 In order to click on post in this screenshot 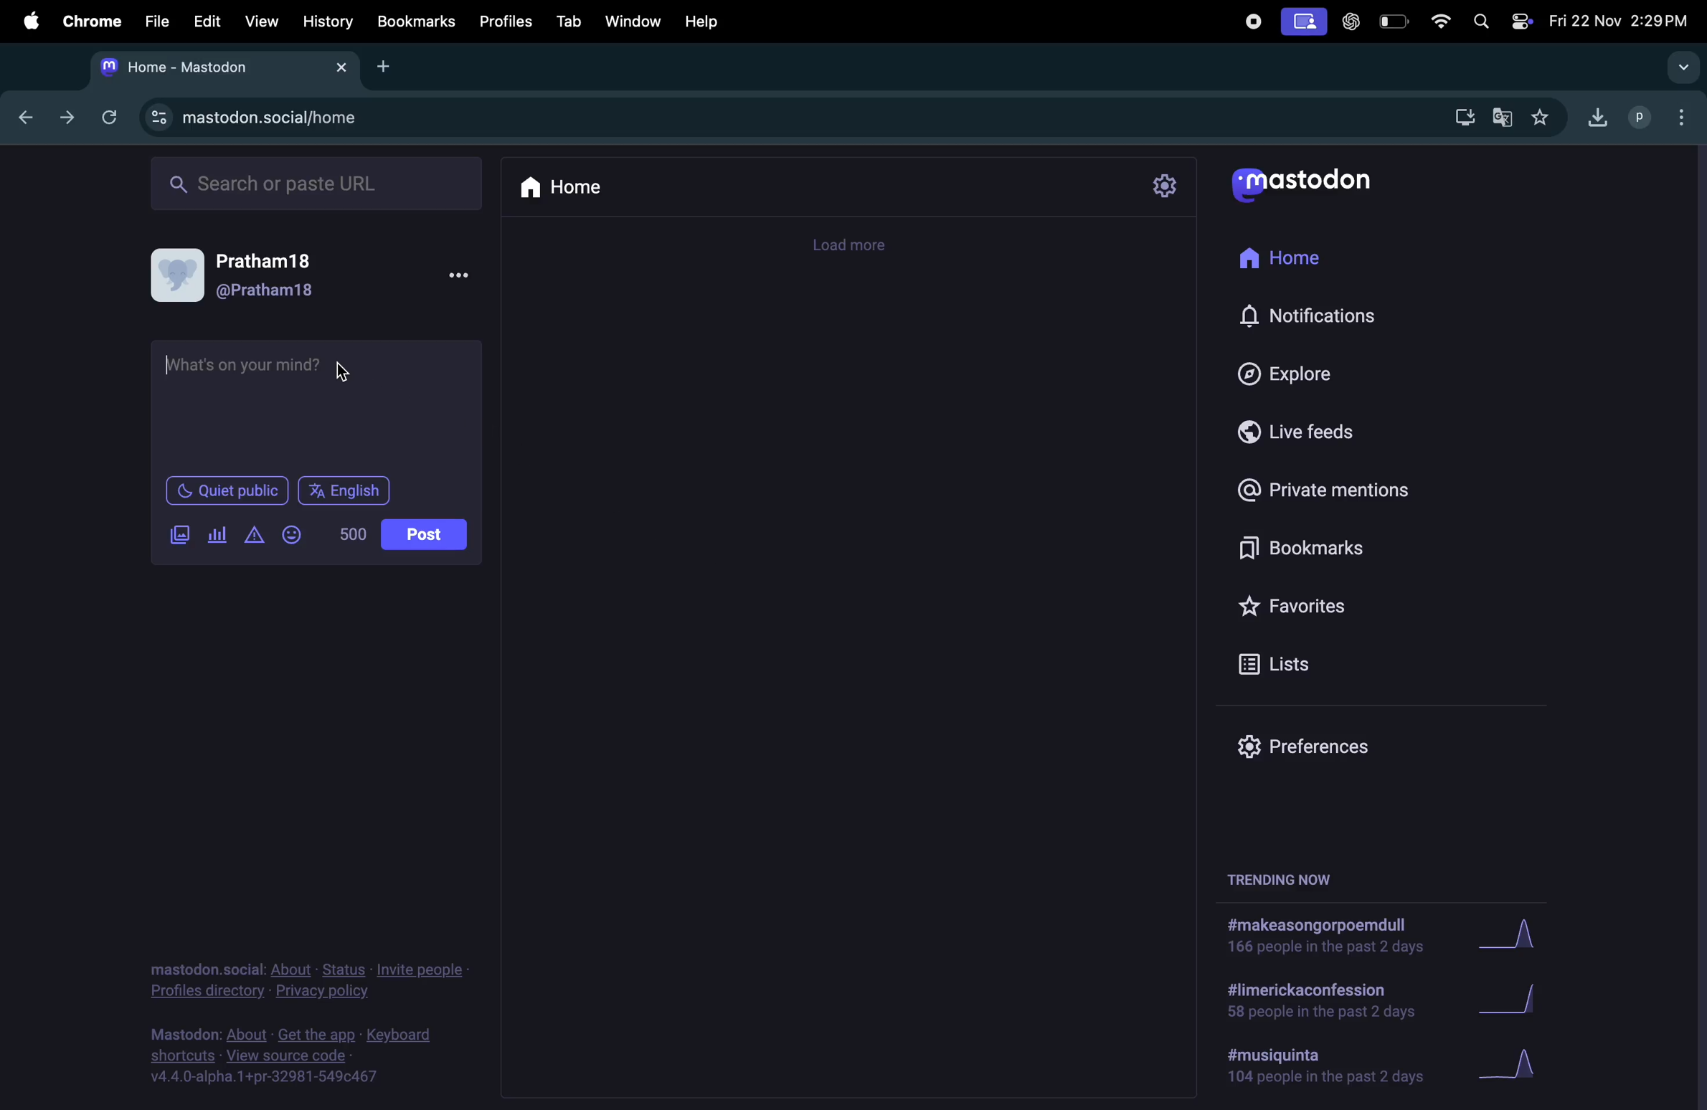, I will do `click(424, 534)`.